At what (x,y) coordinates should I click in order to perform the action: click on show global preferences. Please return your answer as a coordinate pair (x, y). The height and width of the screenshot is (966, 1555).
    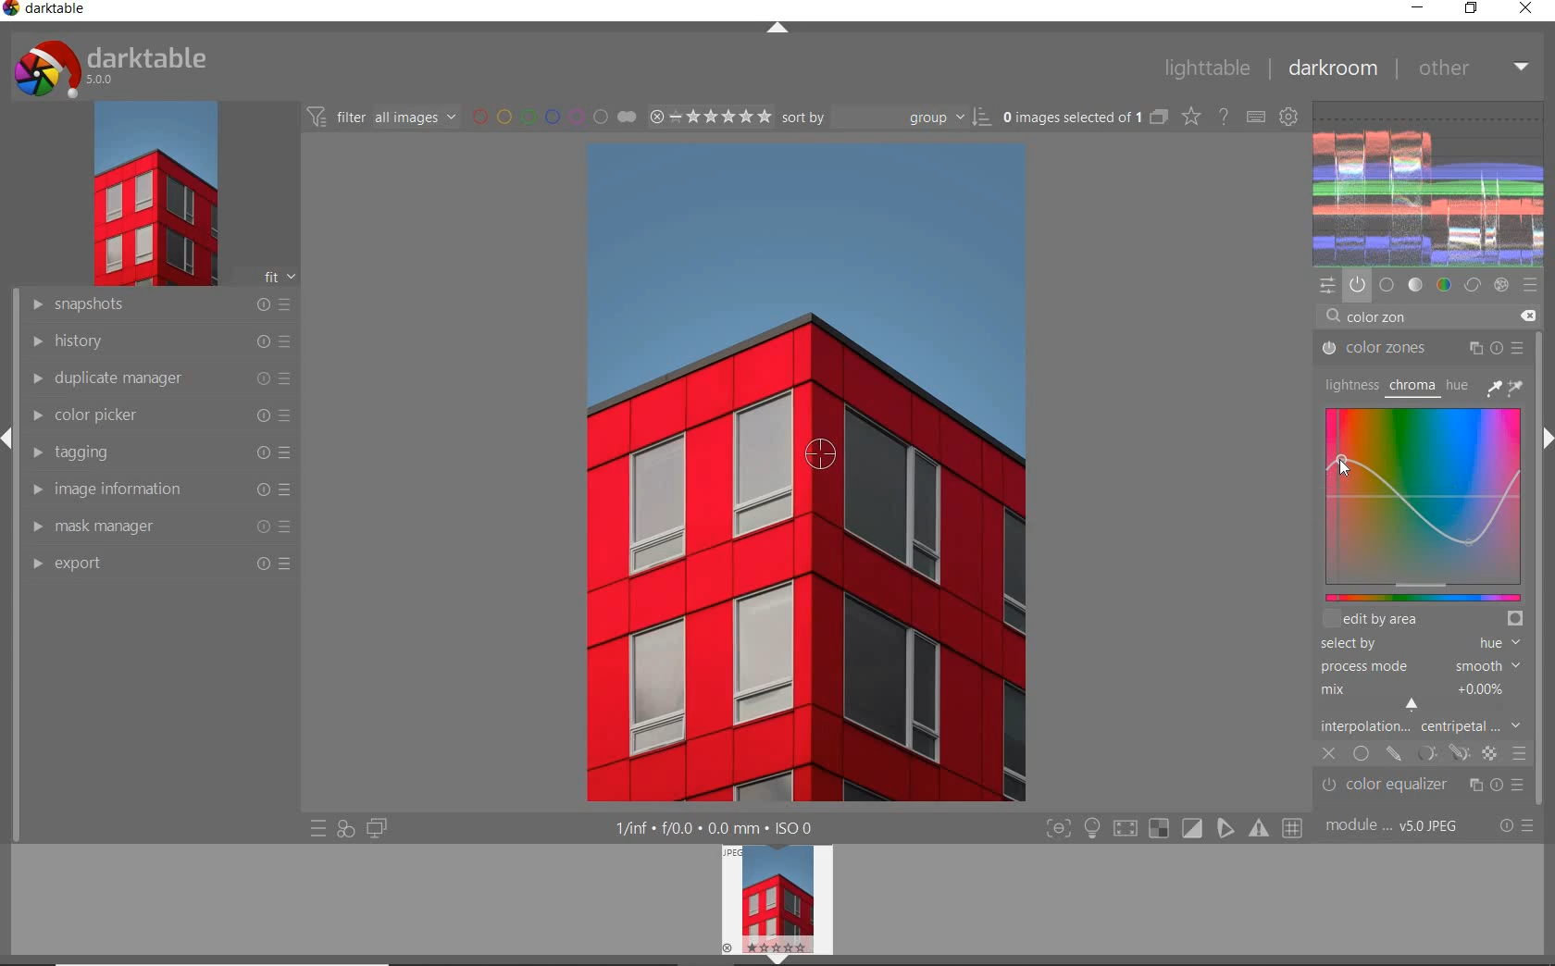
    Looking at the image, I should click on (1290, 118).